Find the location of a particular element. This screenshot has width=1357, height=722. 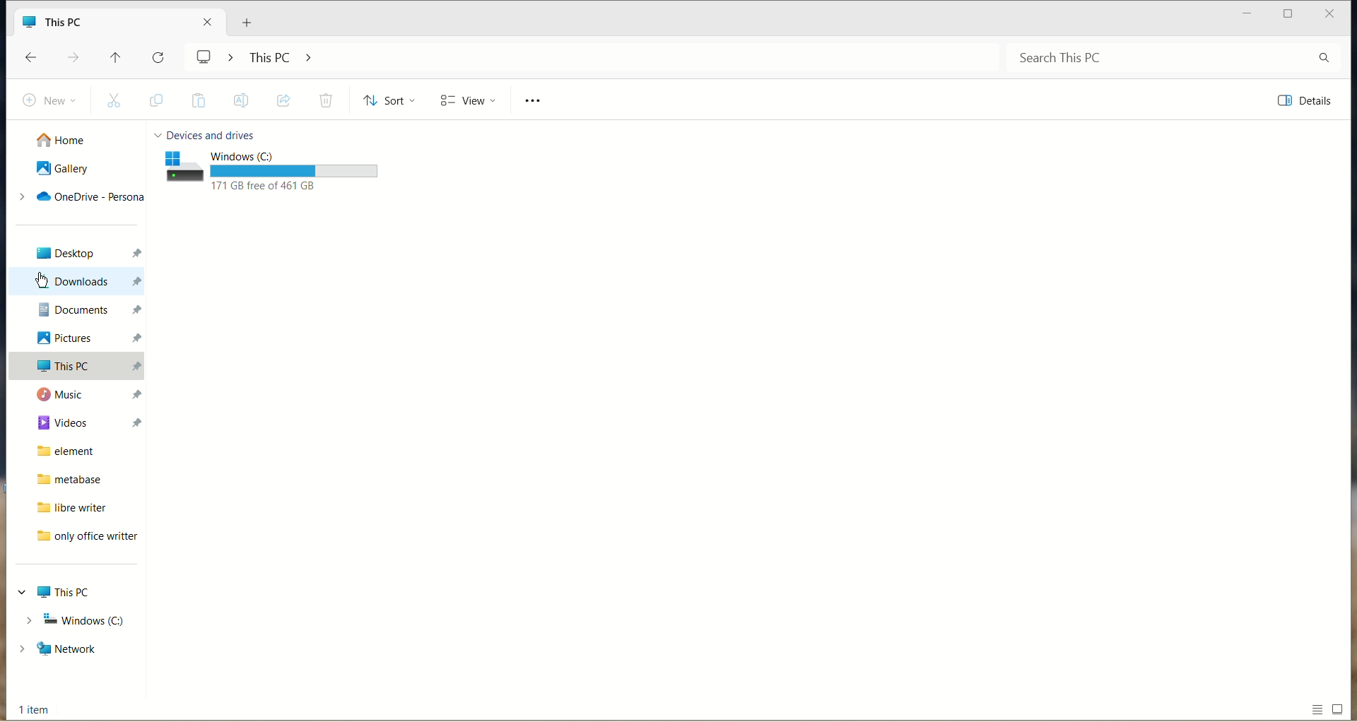

new tab is located at coordinates (244, 24).